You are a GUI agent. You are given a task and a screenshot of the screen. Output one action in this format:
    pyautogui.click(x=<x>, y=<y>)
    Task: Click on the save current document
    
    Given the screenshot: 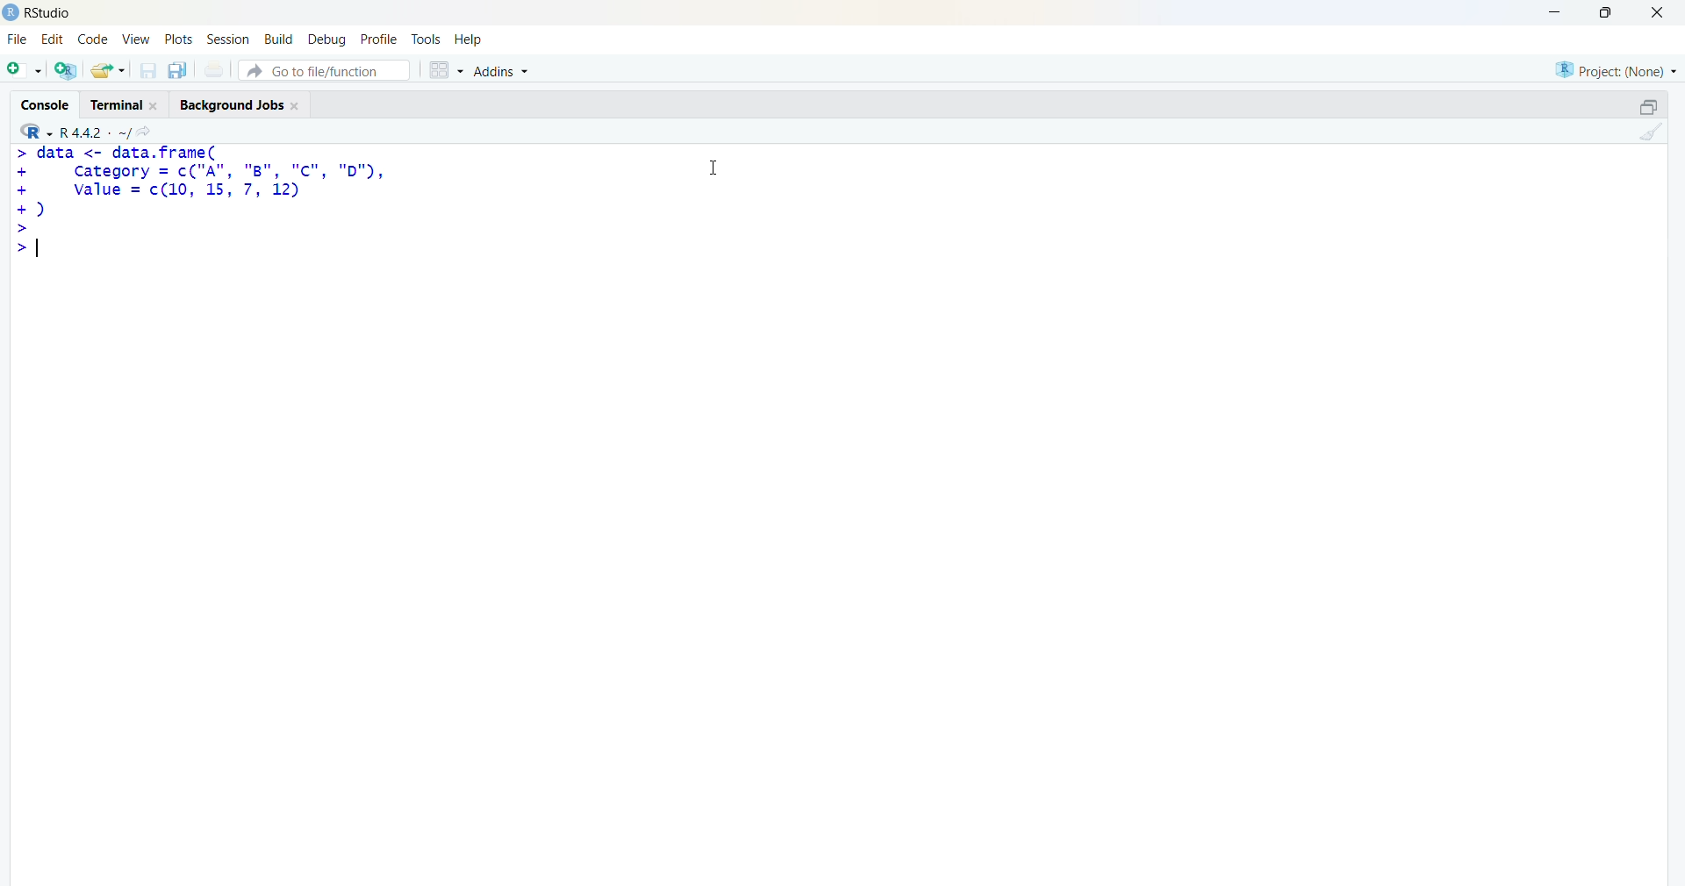 What is the action you would take?
    pyautogui.click(x=147, y=70)
    